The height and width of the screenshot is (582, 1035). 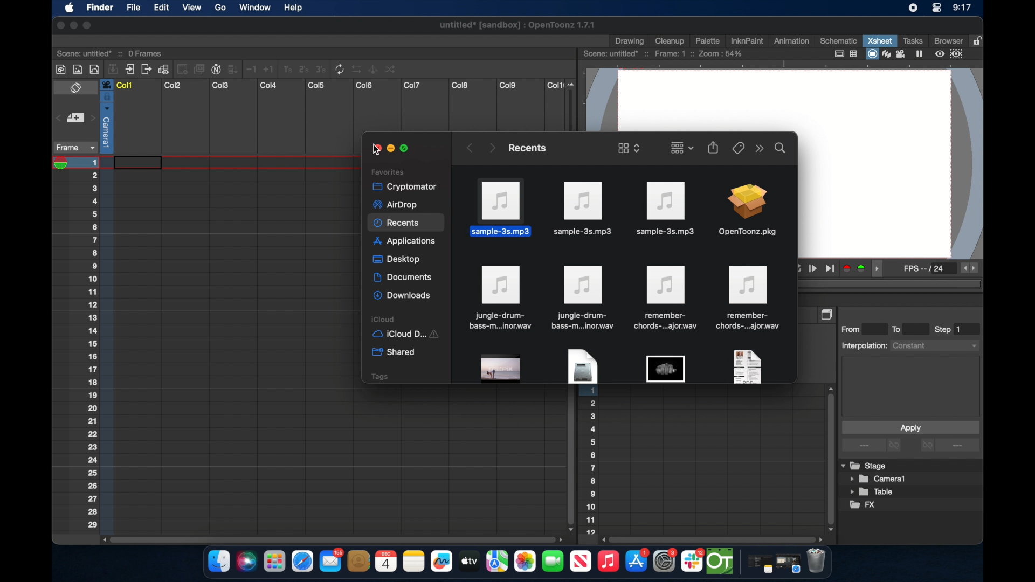 What do you see at coordinates (583, 297) in the screenshot?
I see `icon` at bounding box center [583, 297].